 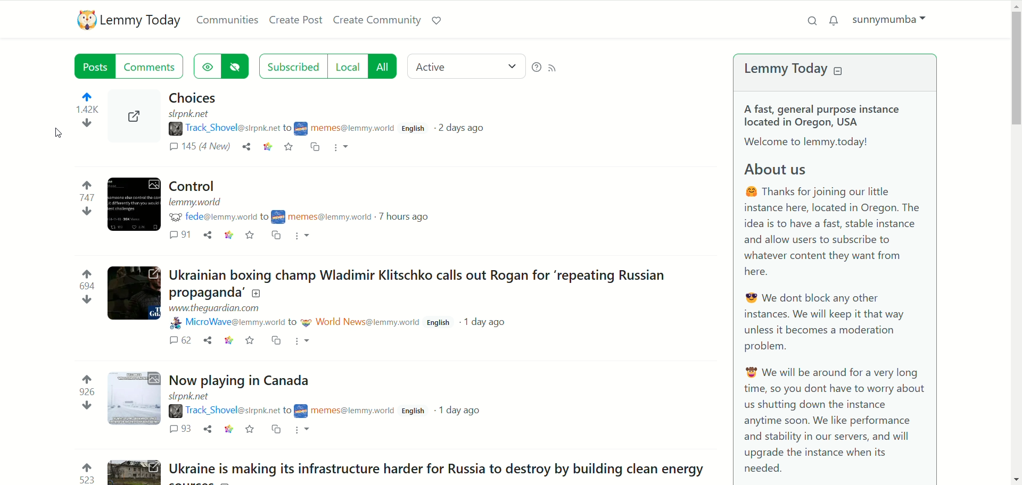 I want to click on | Welcome to lemmy.today!, so click(x=817, y=143).